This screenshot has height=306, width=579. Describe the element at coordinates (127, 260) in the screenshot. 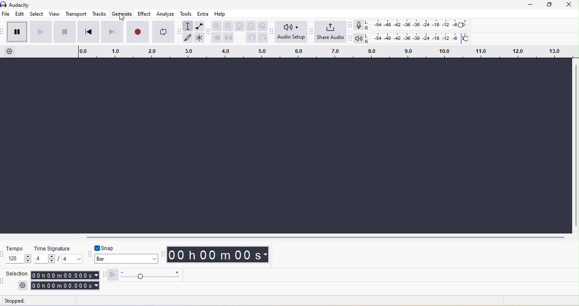

I see `bar` at that location.